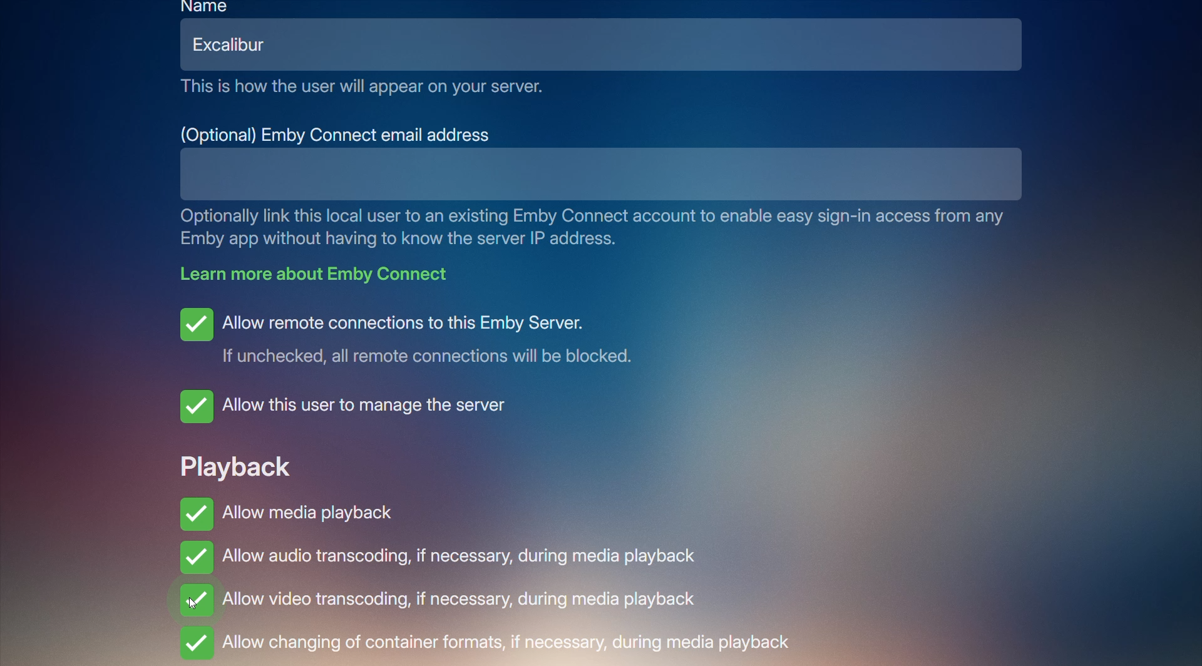 The width and height of the screenshot is (1202, 666). Describe the element at coordinates (239, 44) in the screenshot. I see `Excalibur` at that location.